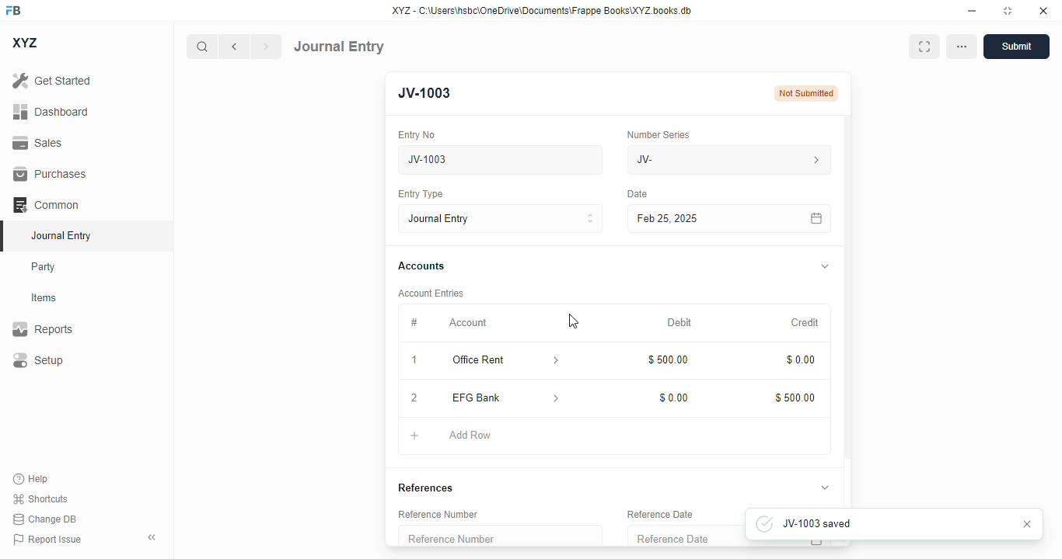 The image size is (1062, 559). I want to click on XYZ, so click(26, 43).